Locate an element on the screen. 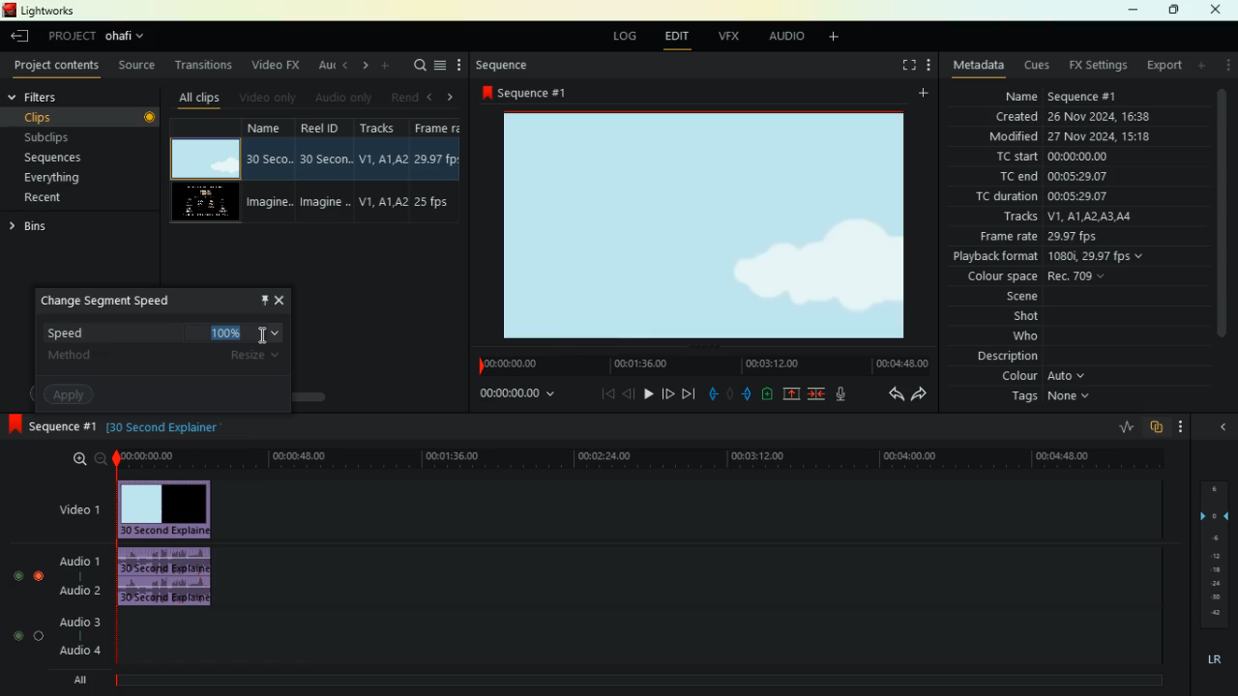  frame rate is located at coordinates (1040, 238).